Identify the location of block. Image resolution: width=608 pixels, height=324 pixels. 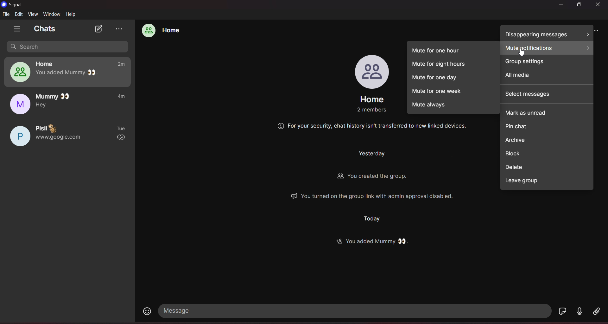
(546, 156).